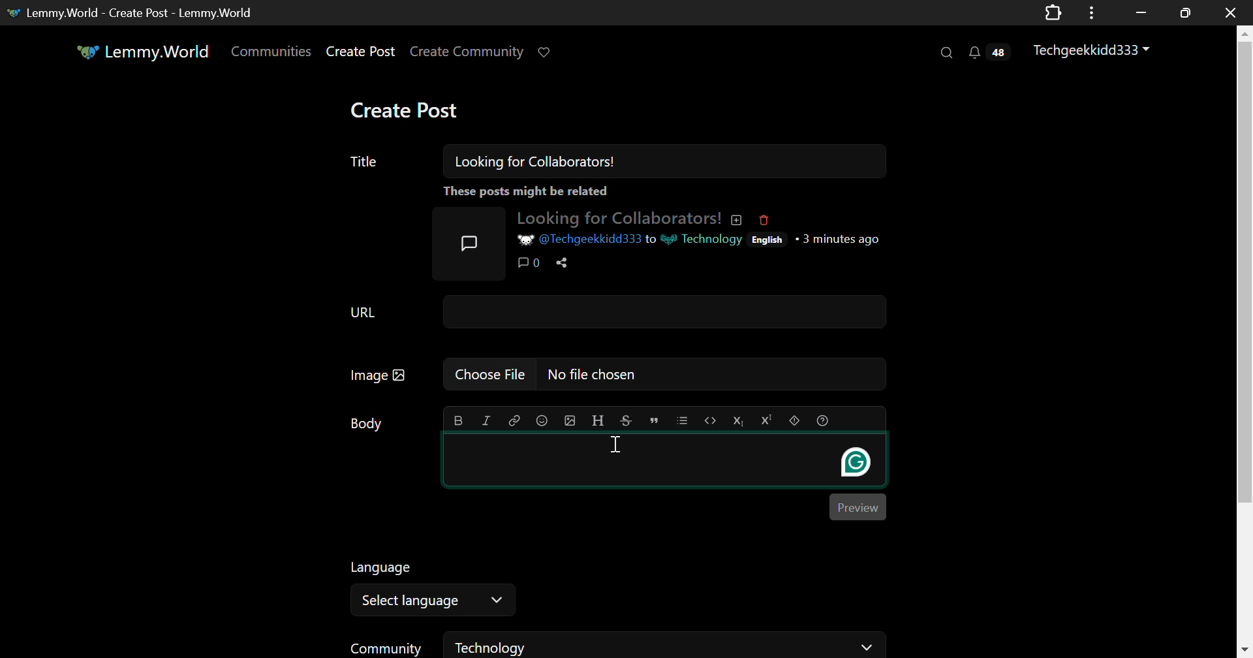 The height and width of the screenshot is (658, 1253). Describe the element at coordinates (1093, 12) in the screenshot. I see `Application Menu` at that location.